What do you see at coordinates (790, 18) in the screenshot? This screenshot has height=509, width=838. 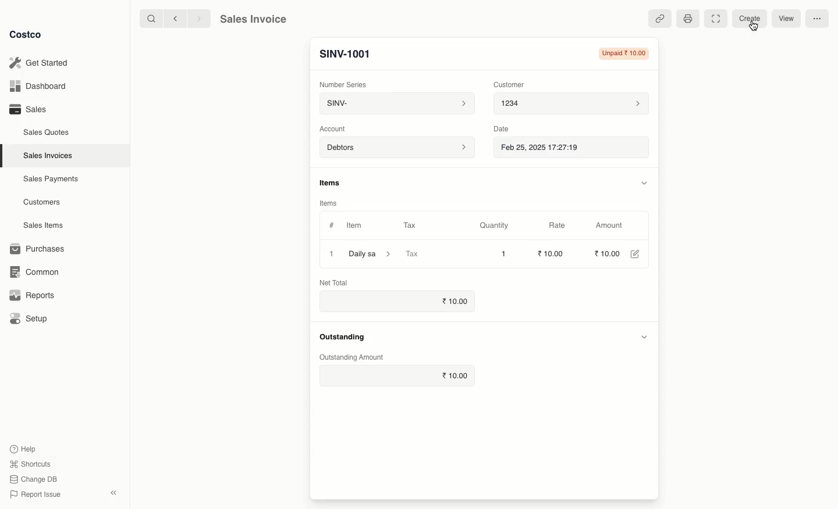 I see `View` at bounding box center [790, 18].